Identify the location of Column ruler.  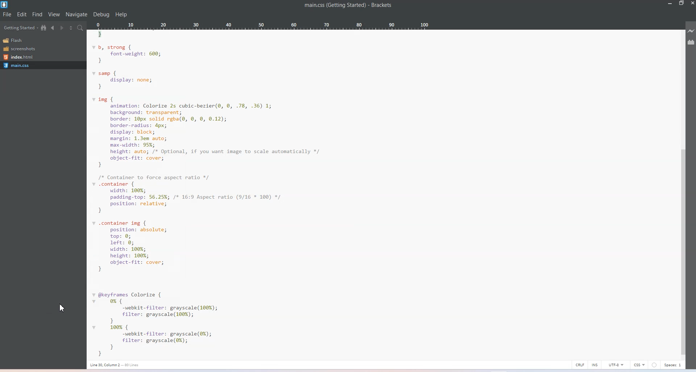
(288, 25).